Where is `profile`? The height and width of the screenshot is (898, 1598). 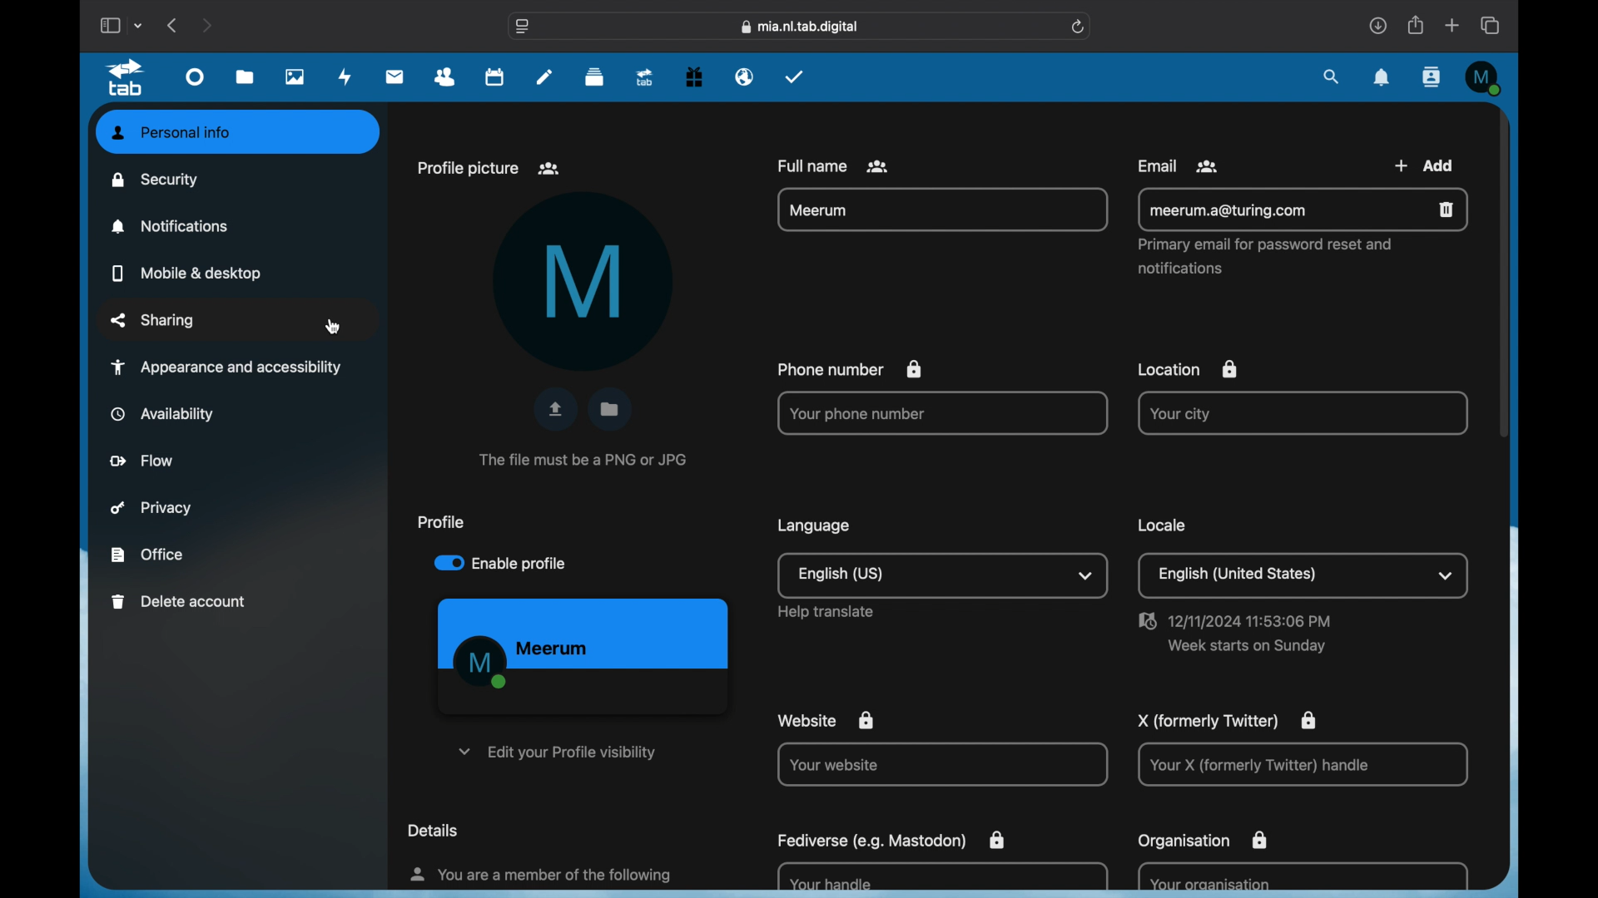
profile is located at coordinates (440, 521).